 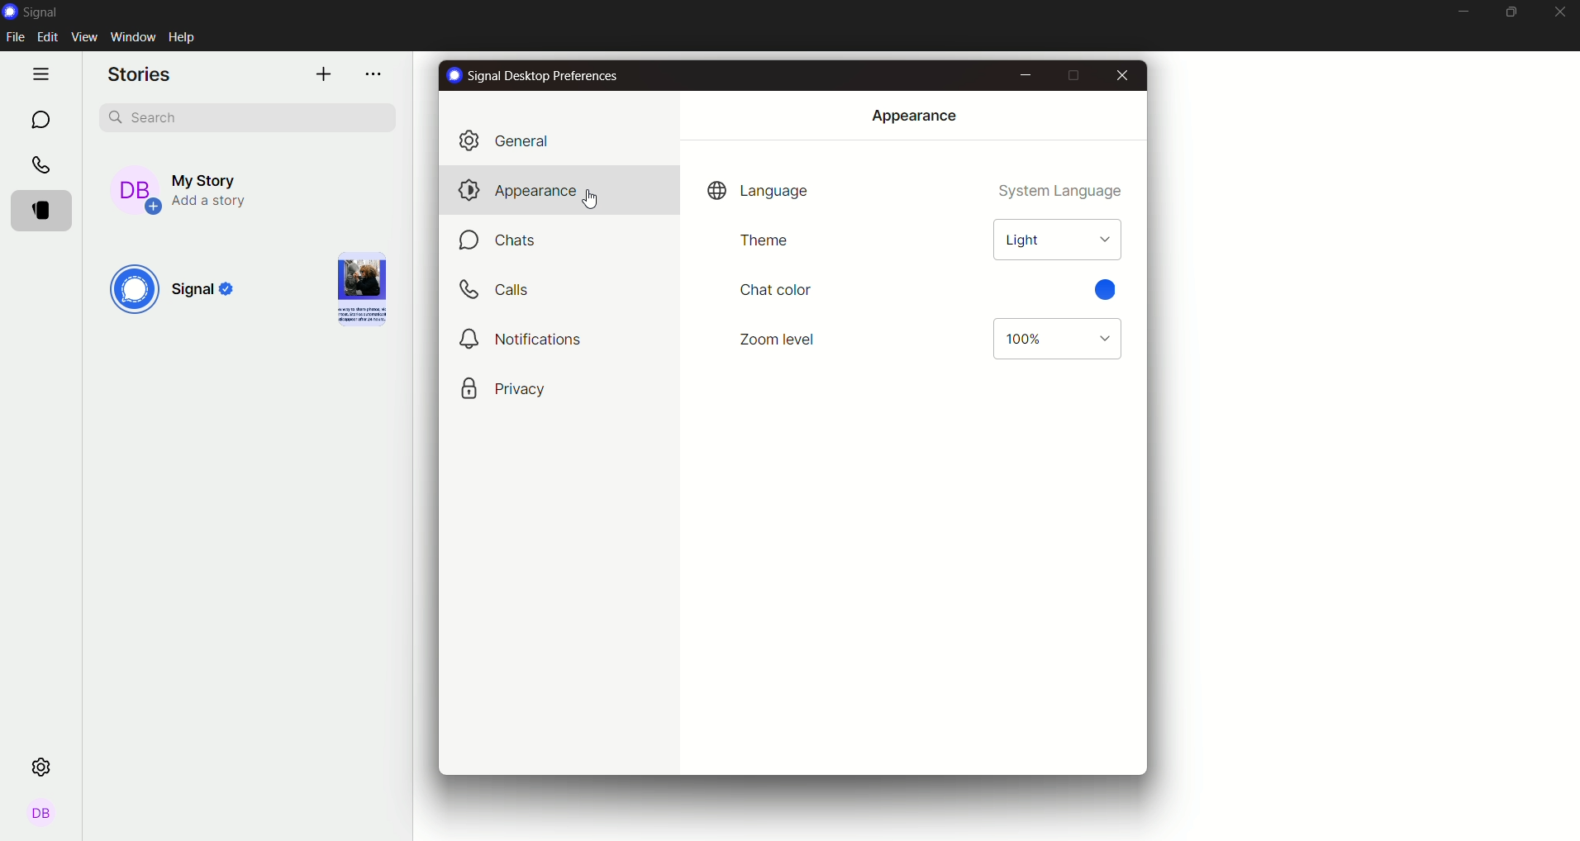 What do you see at coordinates (322, 74) in the screenshot?
I see `add` at bounding box center [322, 74].